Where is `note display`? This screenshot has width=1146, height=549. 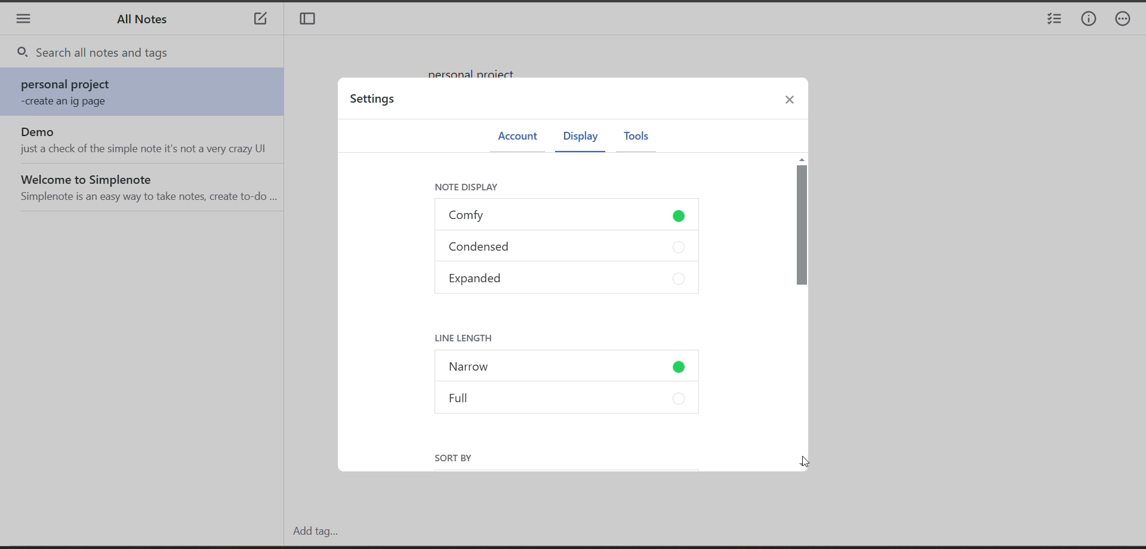
note display is located at coordinates (476, 189).